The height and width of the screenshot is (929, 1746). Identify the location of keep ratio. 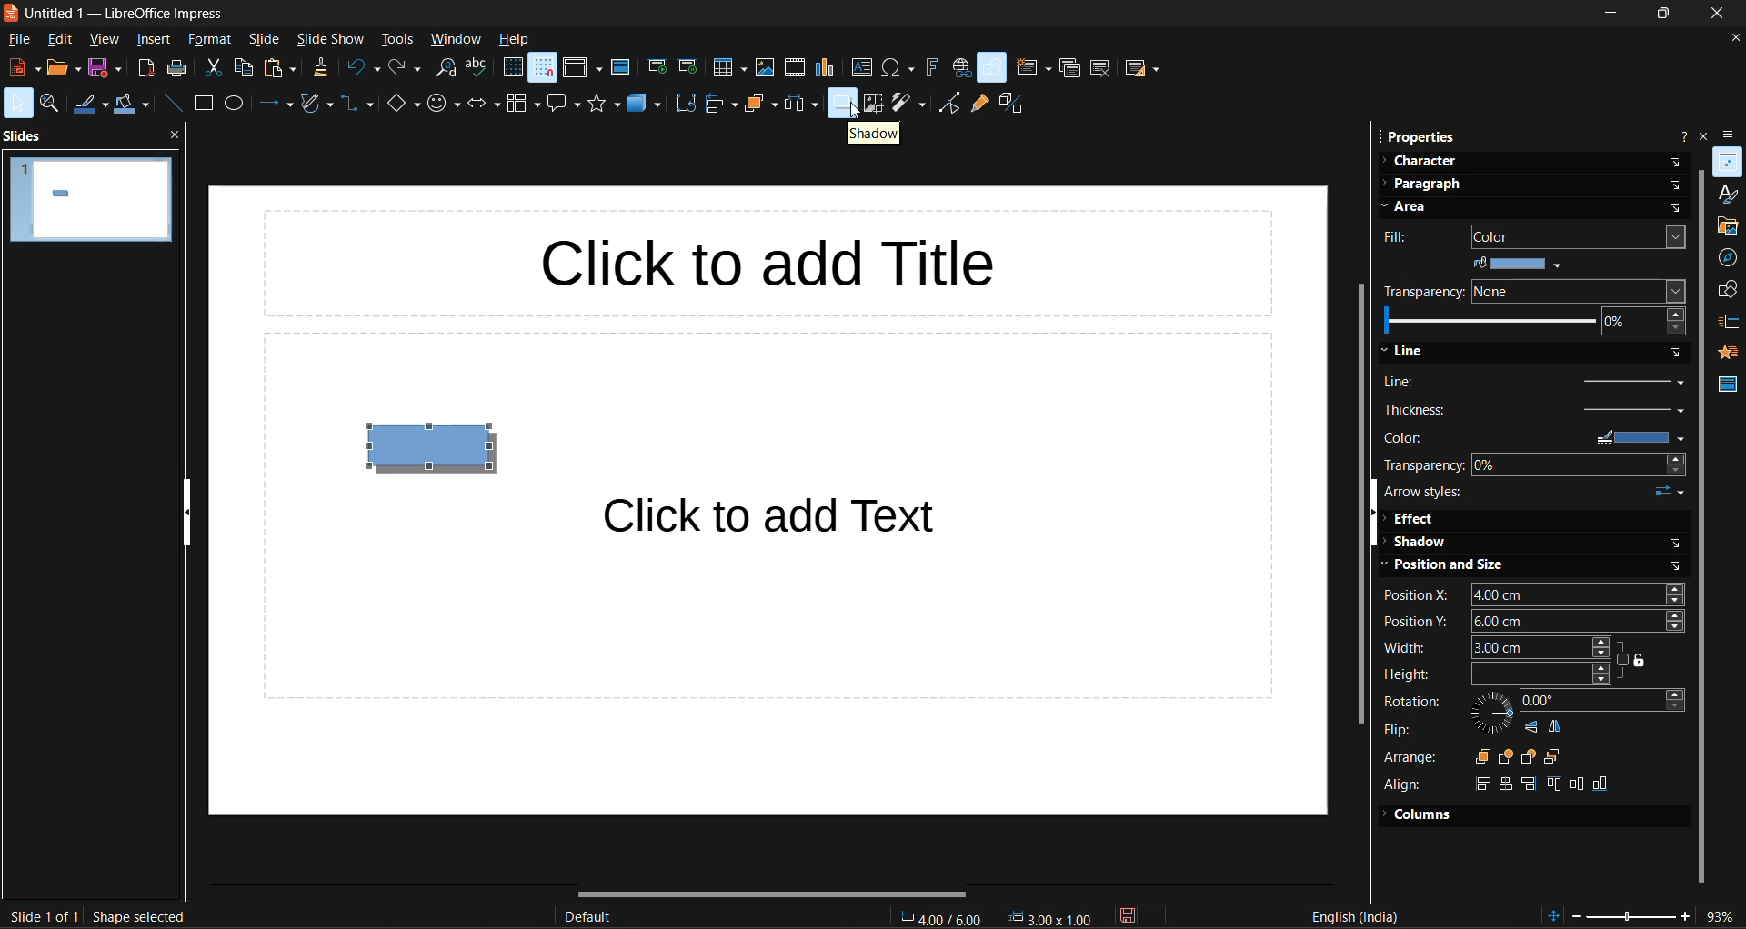
(1641, 663).